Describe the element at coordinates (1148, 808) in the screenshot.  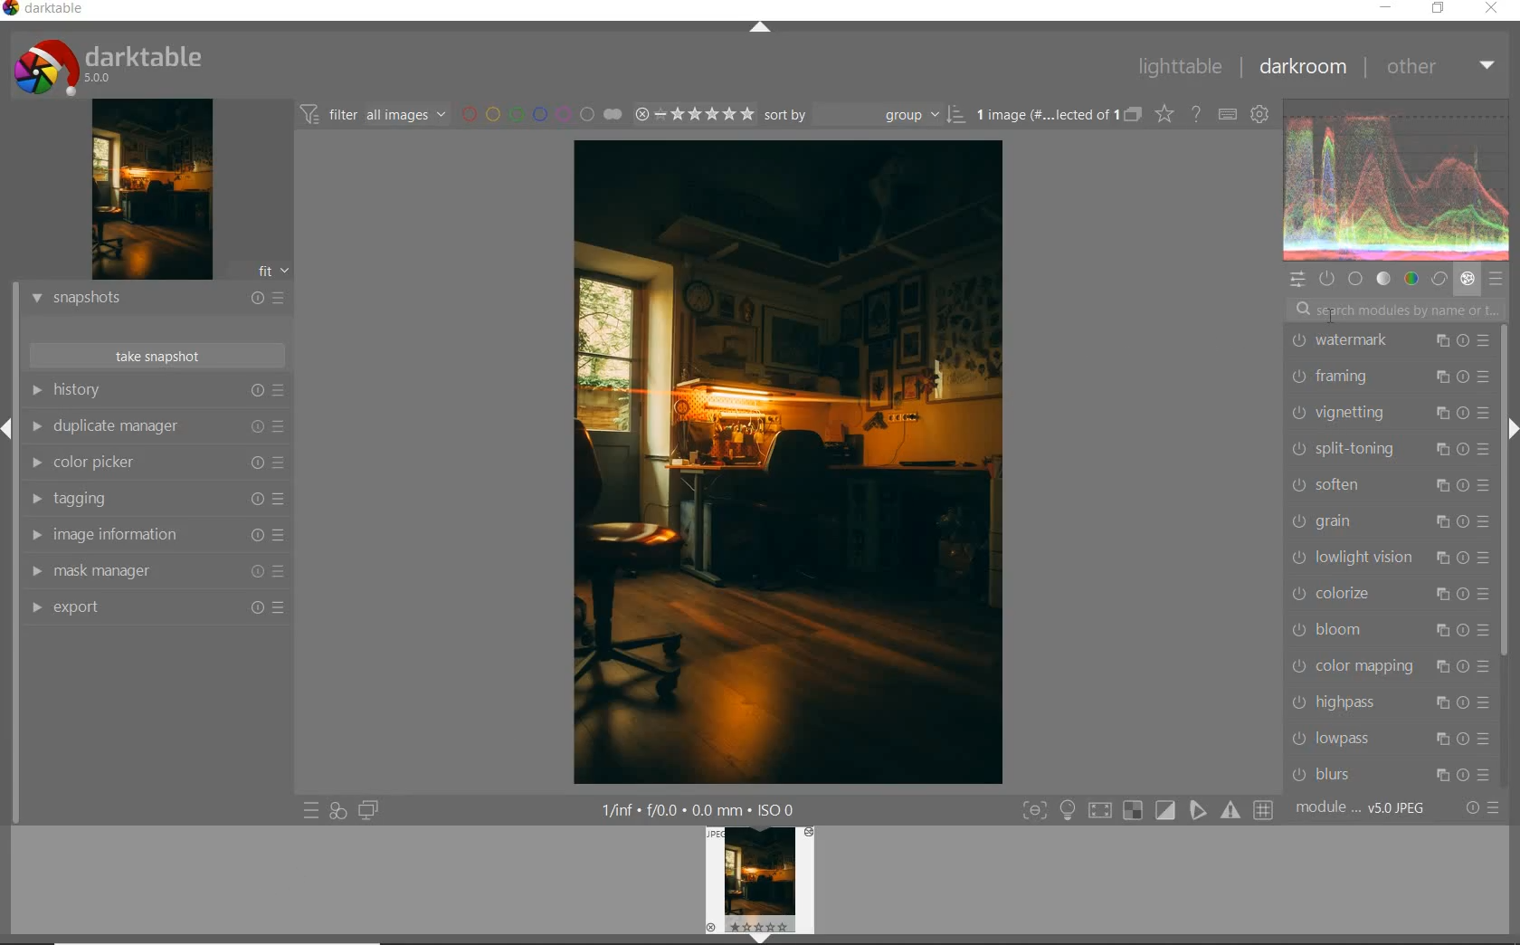
I see `toggle modes` at that location.